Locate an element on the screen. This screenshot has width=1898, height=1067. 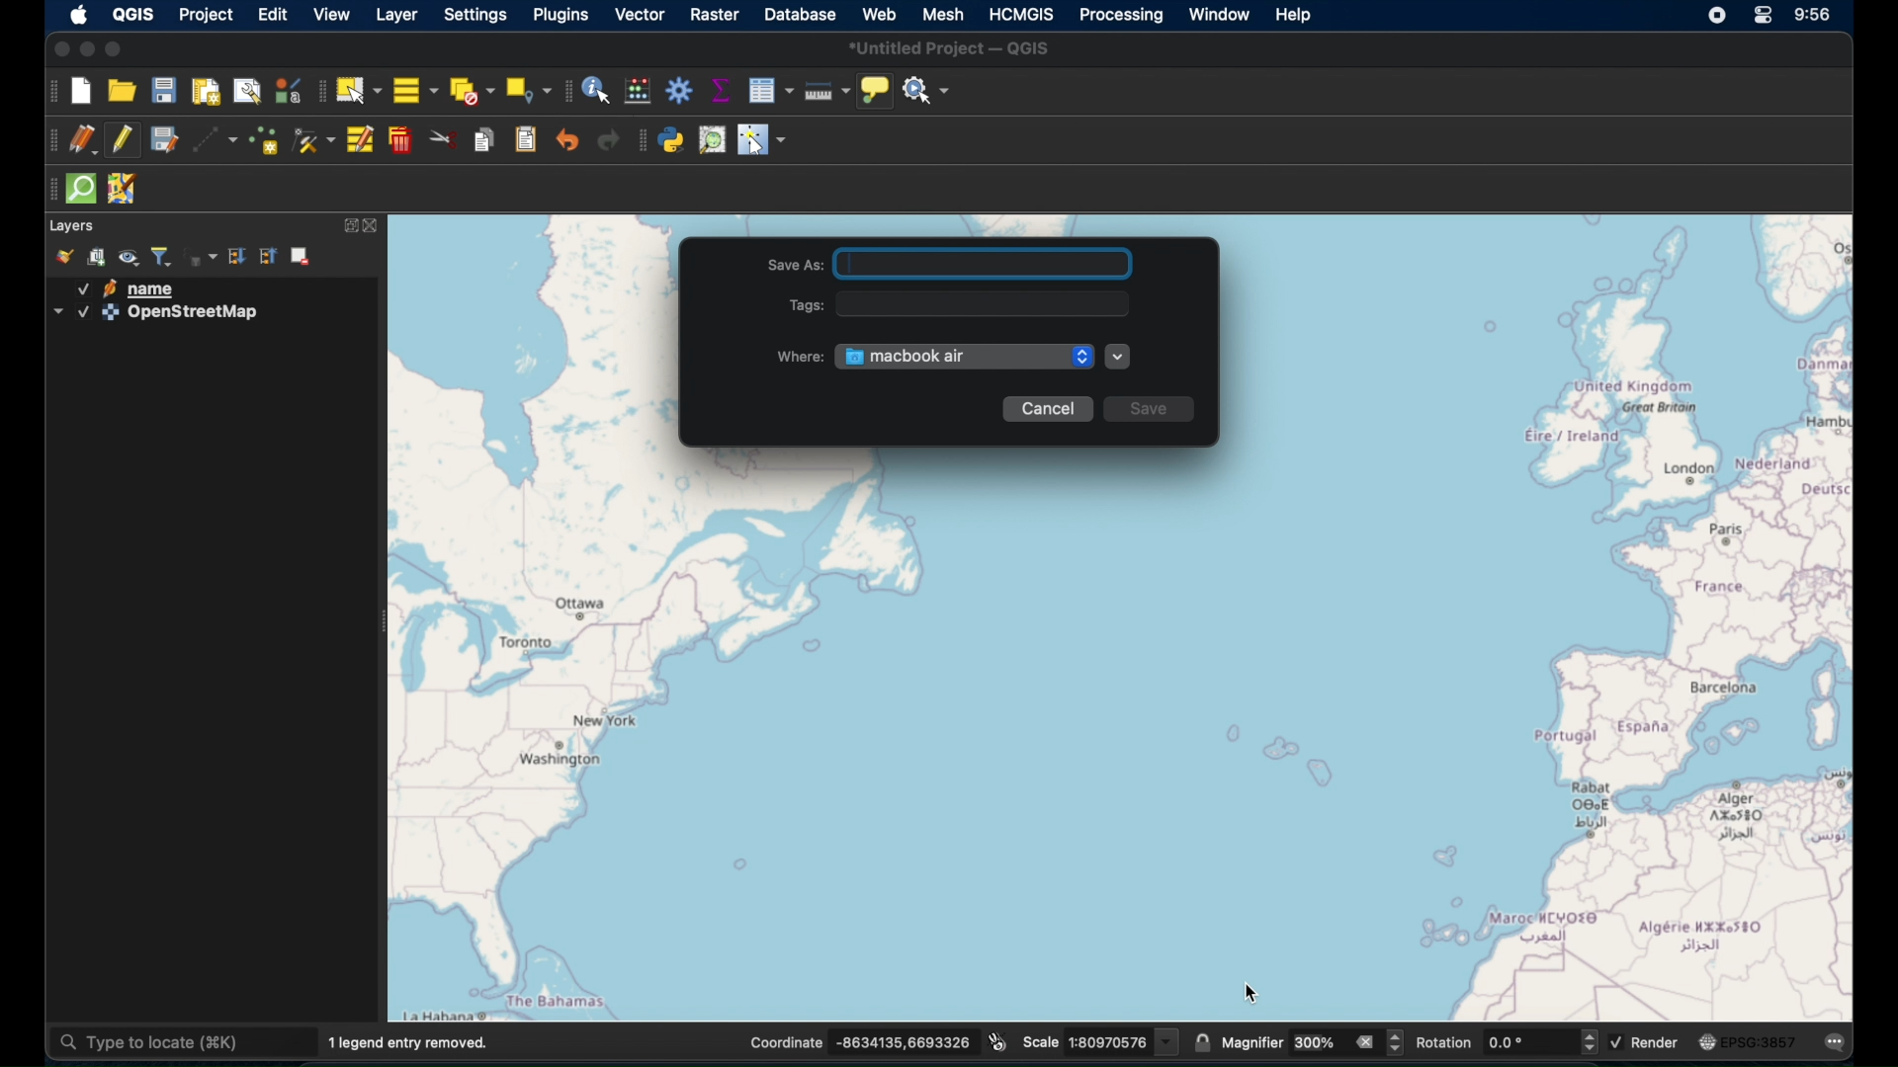
copy features is located at coordinates (485, 139).